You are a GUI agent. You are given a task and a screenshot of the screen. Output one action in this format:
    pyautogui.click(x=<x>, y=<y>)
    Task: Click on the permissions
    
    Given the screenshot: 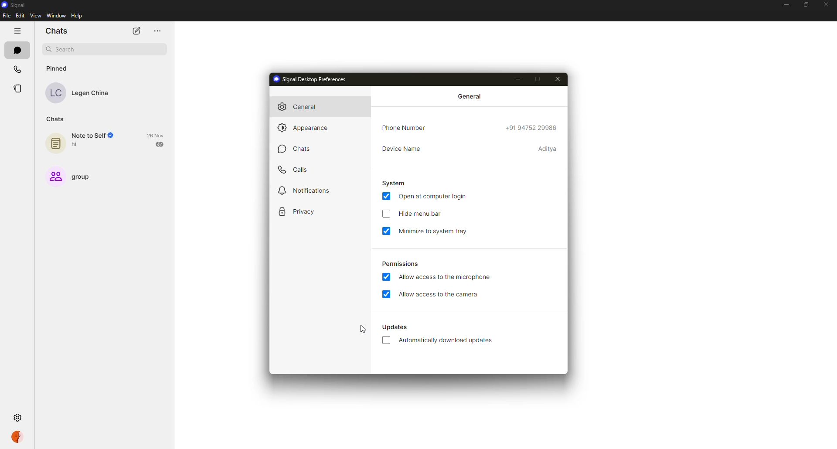 What is the action you would take?
    pyautogui.click(x=399, y=265)
    